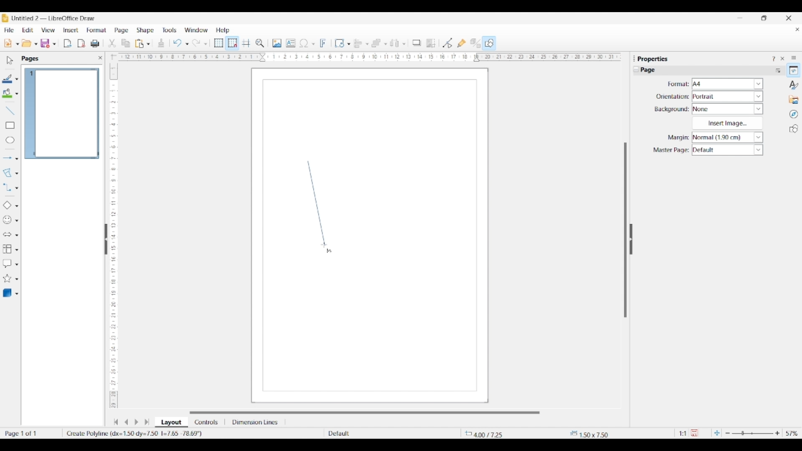 The width and height of the screenshot is (802, 451). Describe the element at coordinates (728, 96) in the screenshot. I see `Orientation options` at that location.